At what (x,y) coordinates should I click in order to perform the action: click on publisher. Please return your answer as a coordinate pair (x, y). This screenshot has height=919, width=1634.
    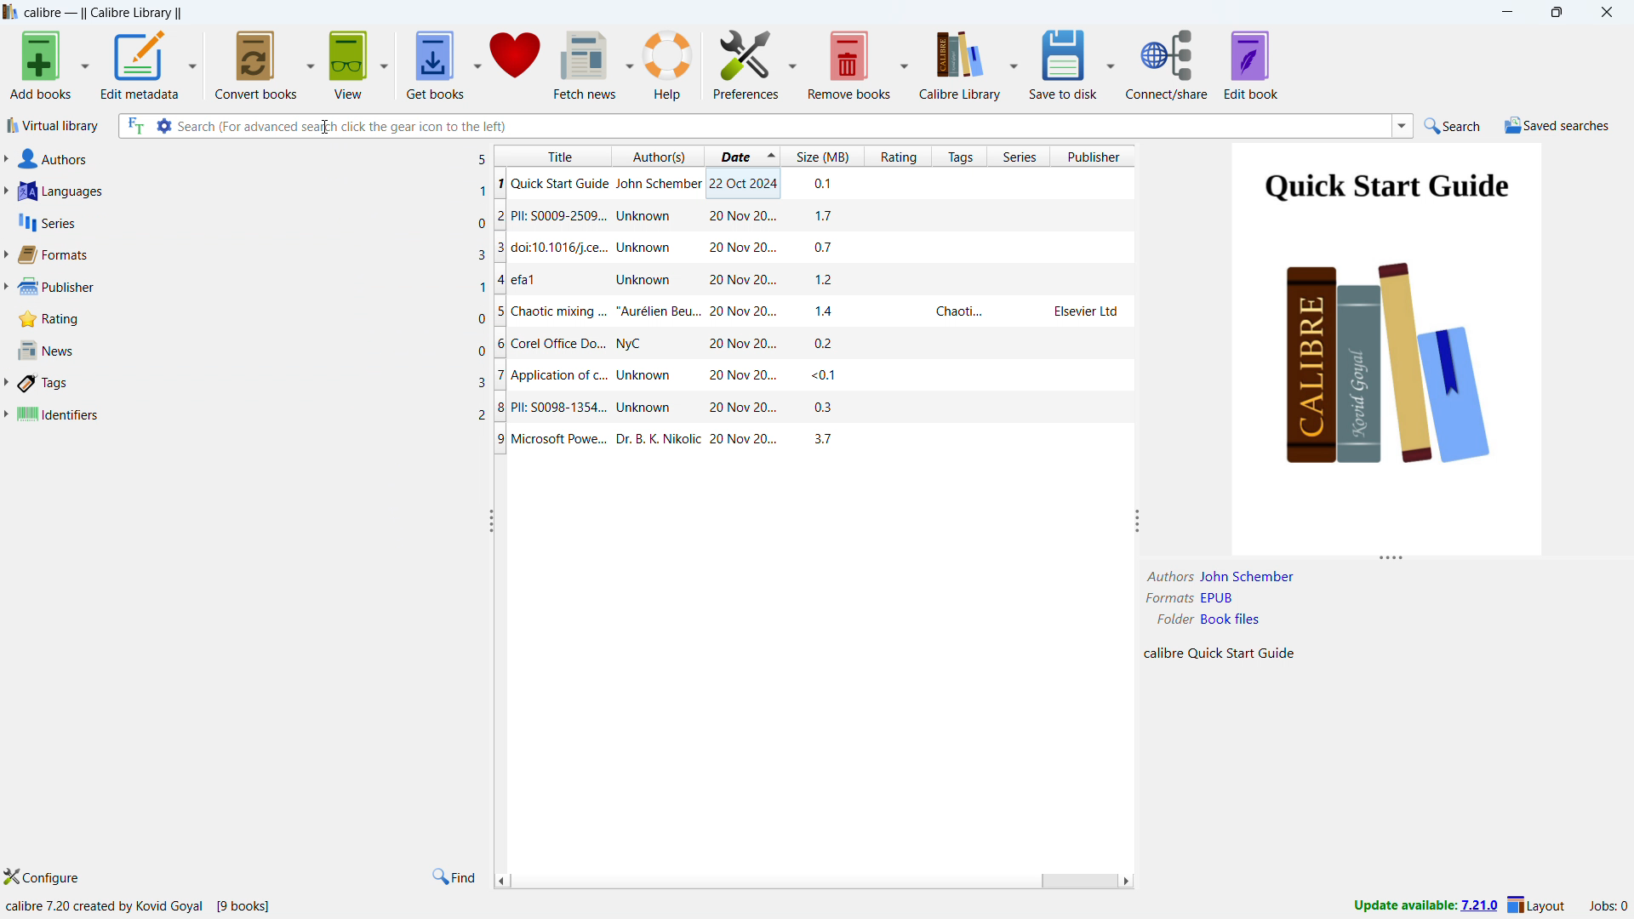
    Looking at the image, I should click on (252, 286).